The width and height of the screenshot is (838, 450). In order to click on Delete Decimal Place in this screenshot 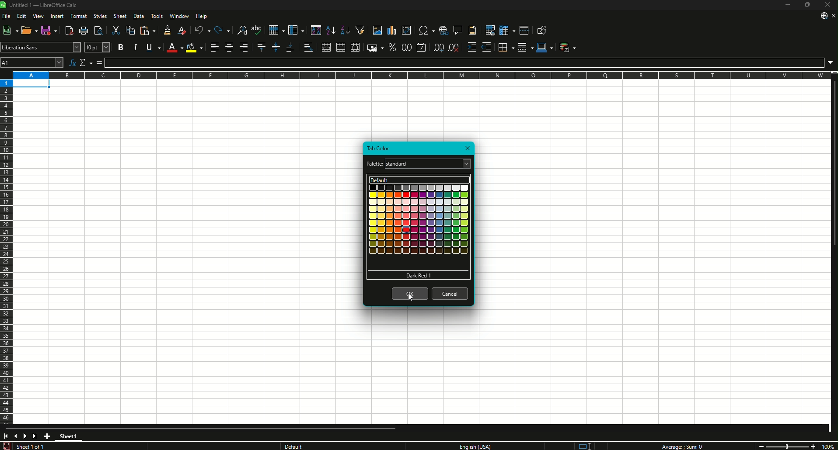, I will do `click(454, 47)`.